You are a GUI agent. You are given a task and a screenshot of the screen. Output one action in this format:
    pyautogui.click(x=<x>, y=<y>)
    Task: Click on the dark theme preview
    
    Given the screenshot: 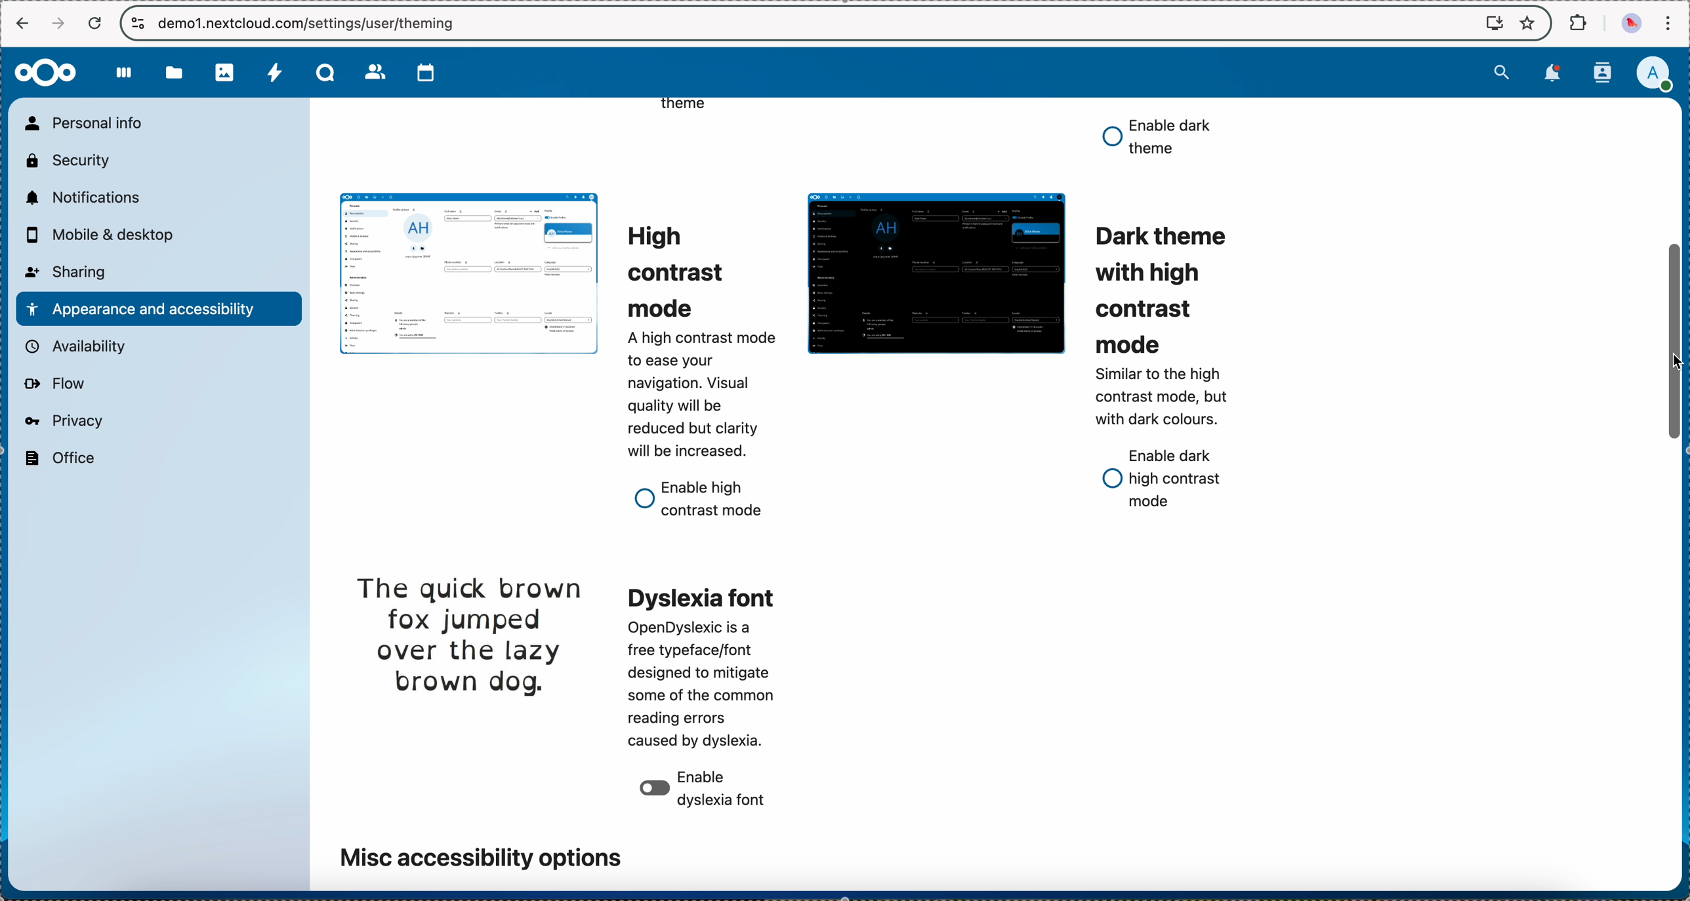 What is the action you would take?
    pyautogui.click(x=936, y=275)
    